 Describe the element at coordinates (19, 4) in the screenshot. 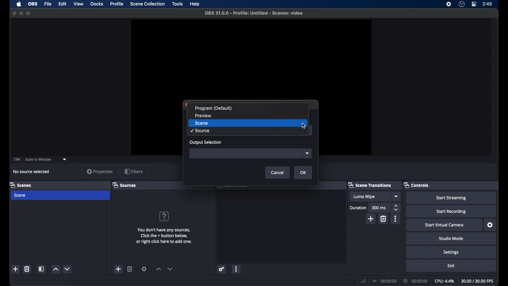

I see `apple icon` at that location.